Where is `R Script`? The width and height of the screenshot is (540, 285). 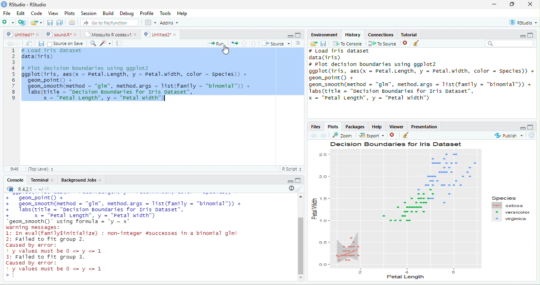
R Script is located at coordinates (291, 169).